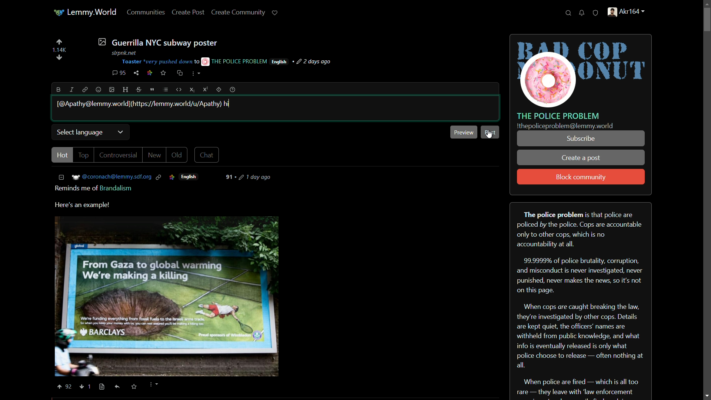 This screenshot has height=400, width=711. What do you see at coordinates (581, 159) in the screenshot?
I see `create a post` at bounding box center [581, 159].